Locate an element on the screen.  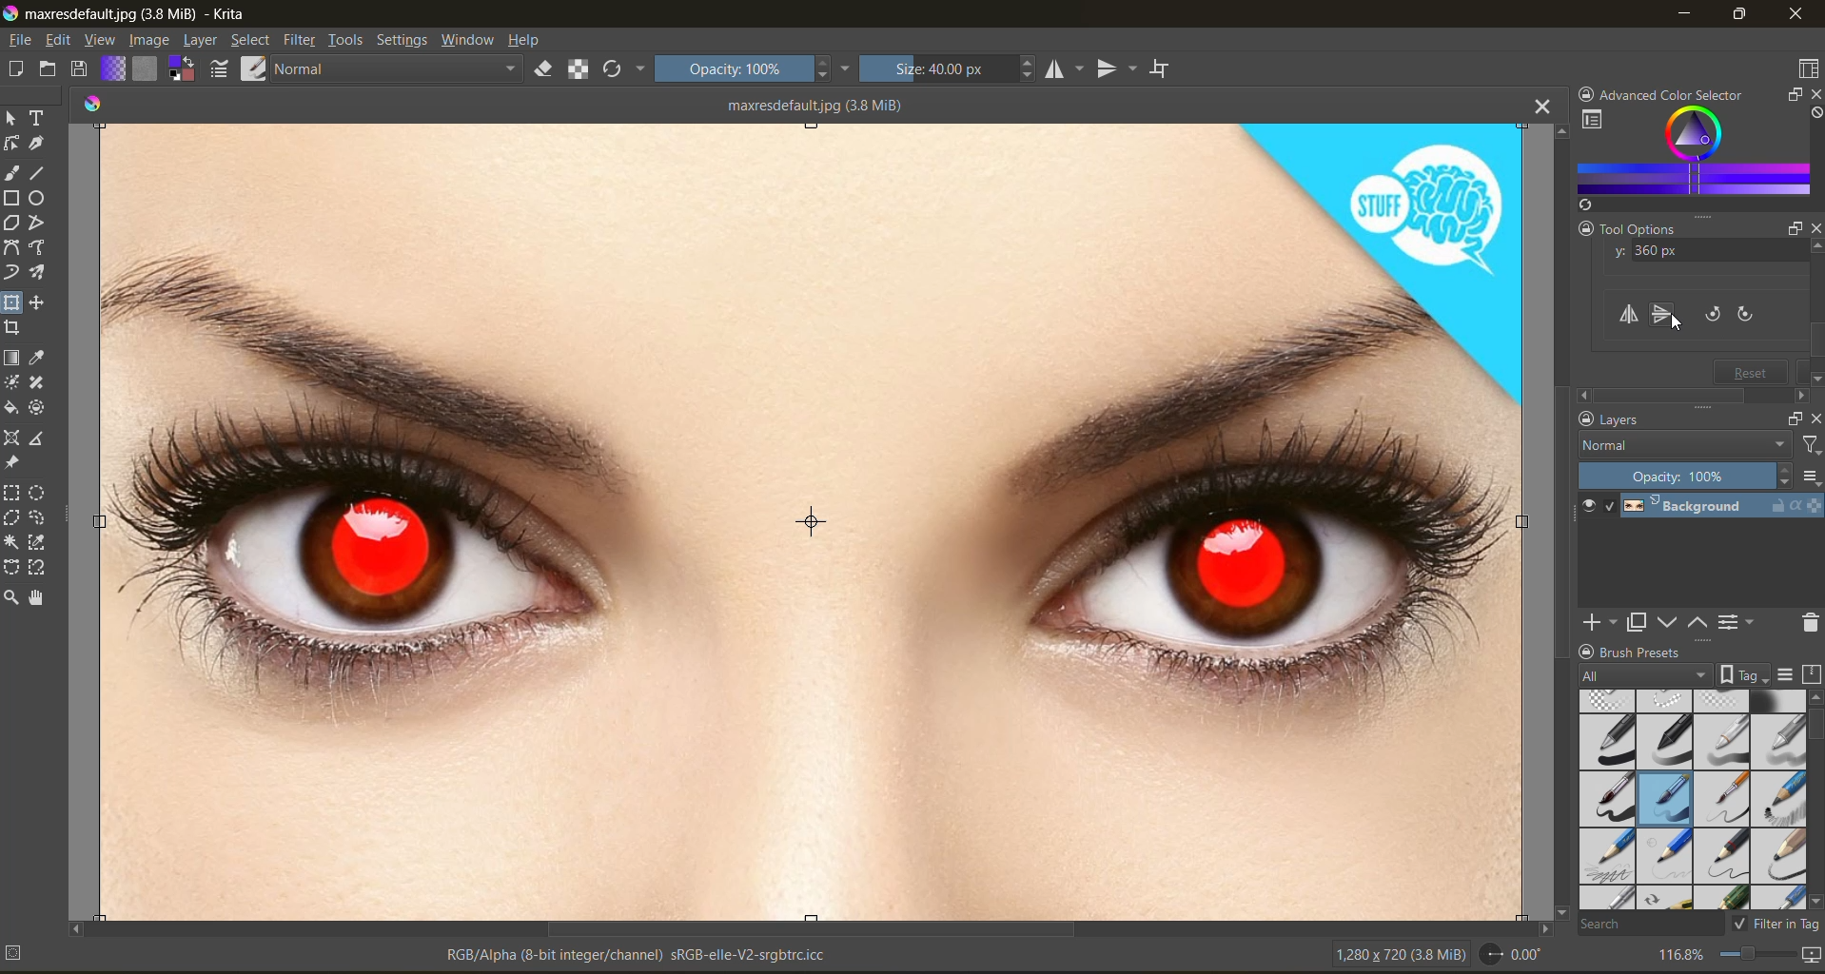
cursor is located at coordinates (1673, 325).